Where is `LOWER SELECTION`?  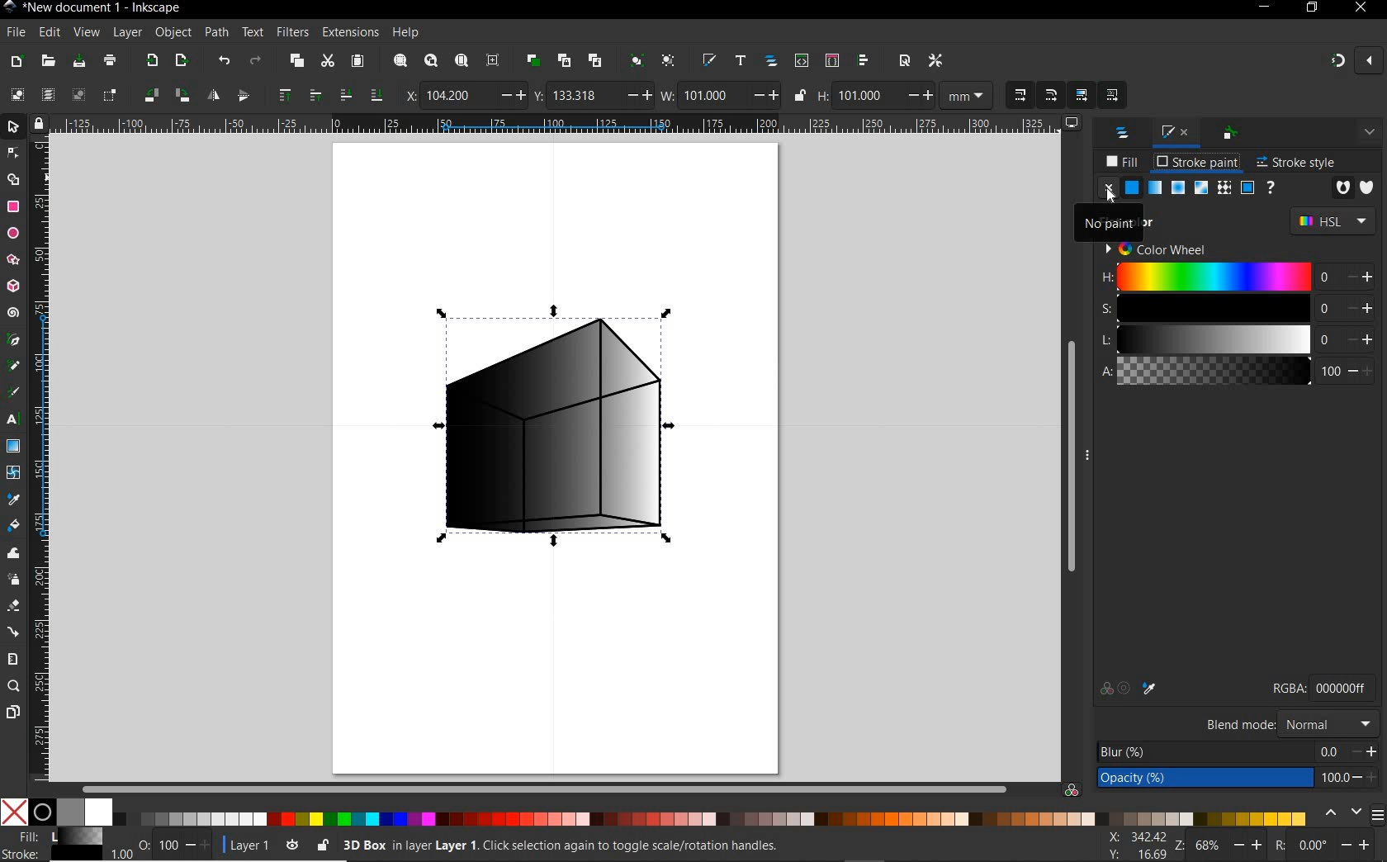
LOWER SELECTION is located at coordinates (376, 94).